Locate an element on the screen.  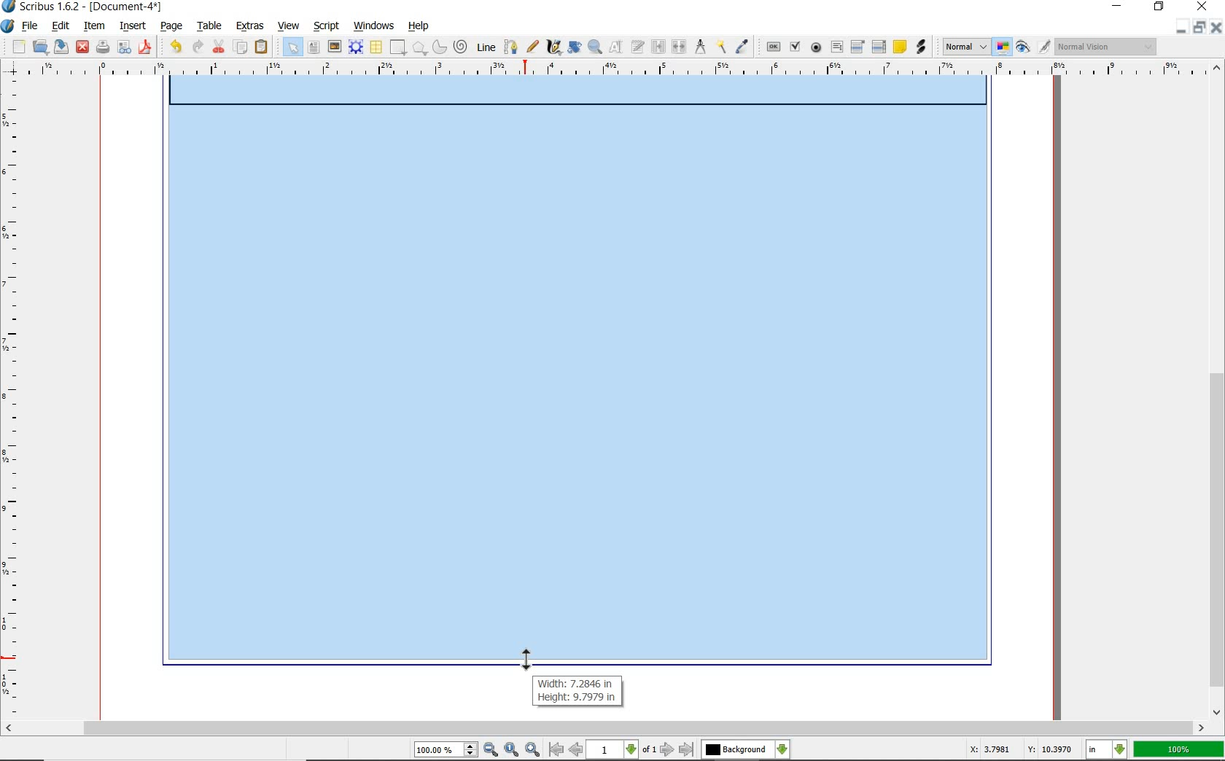
100.00% is located at coordinates (447, 751).